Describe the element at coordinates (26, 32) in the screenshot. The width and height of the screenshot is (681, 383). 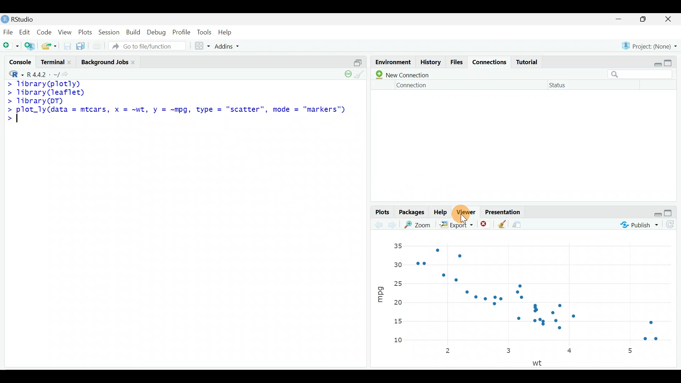
I see `Edit` at that location.